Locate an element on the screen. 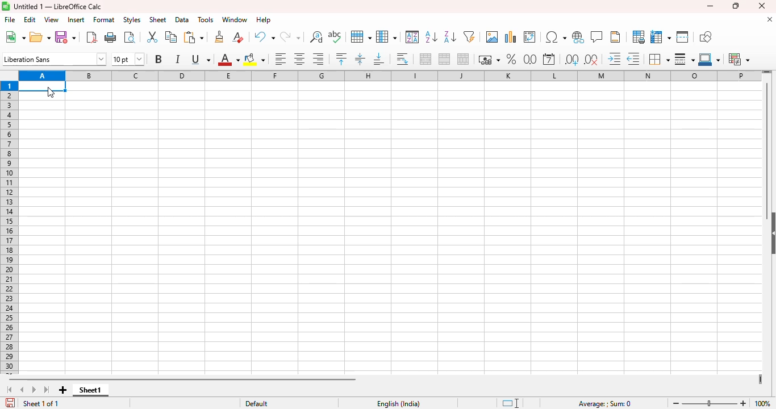  increase indent is located at coordinates (614, 59).